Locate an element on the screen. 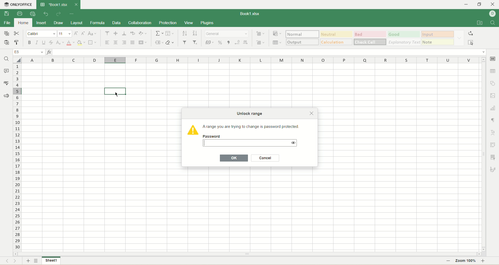  filter is located at coordinates (185, 43).